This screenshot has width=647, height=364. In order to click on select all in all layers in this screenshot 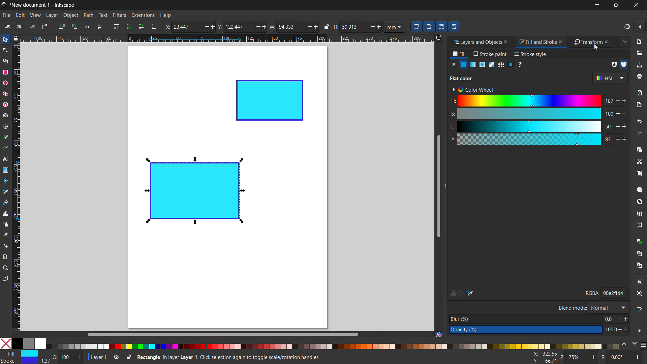, I will do `click(19, 26)`.